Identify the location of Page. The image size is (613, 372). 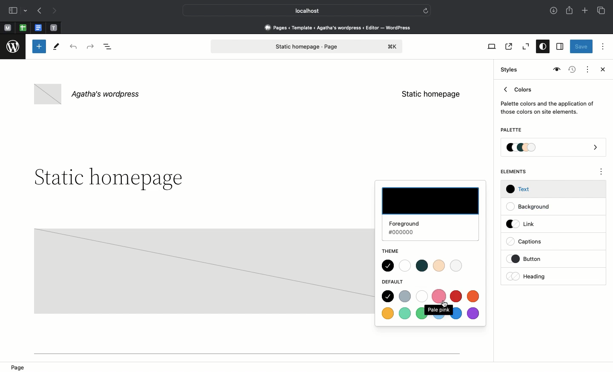
(20, 367).